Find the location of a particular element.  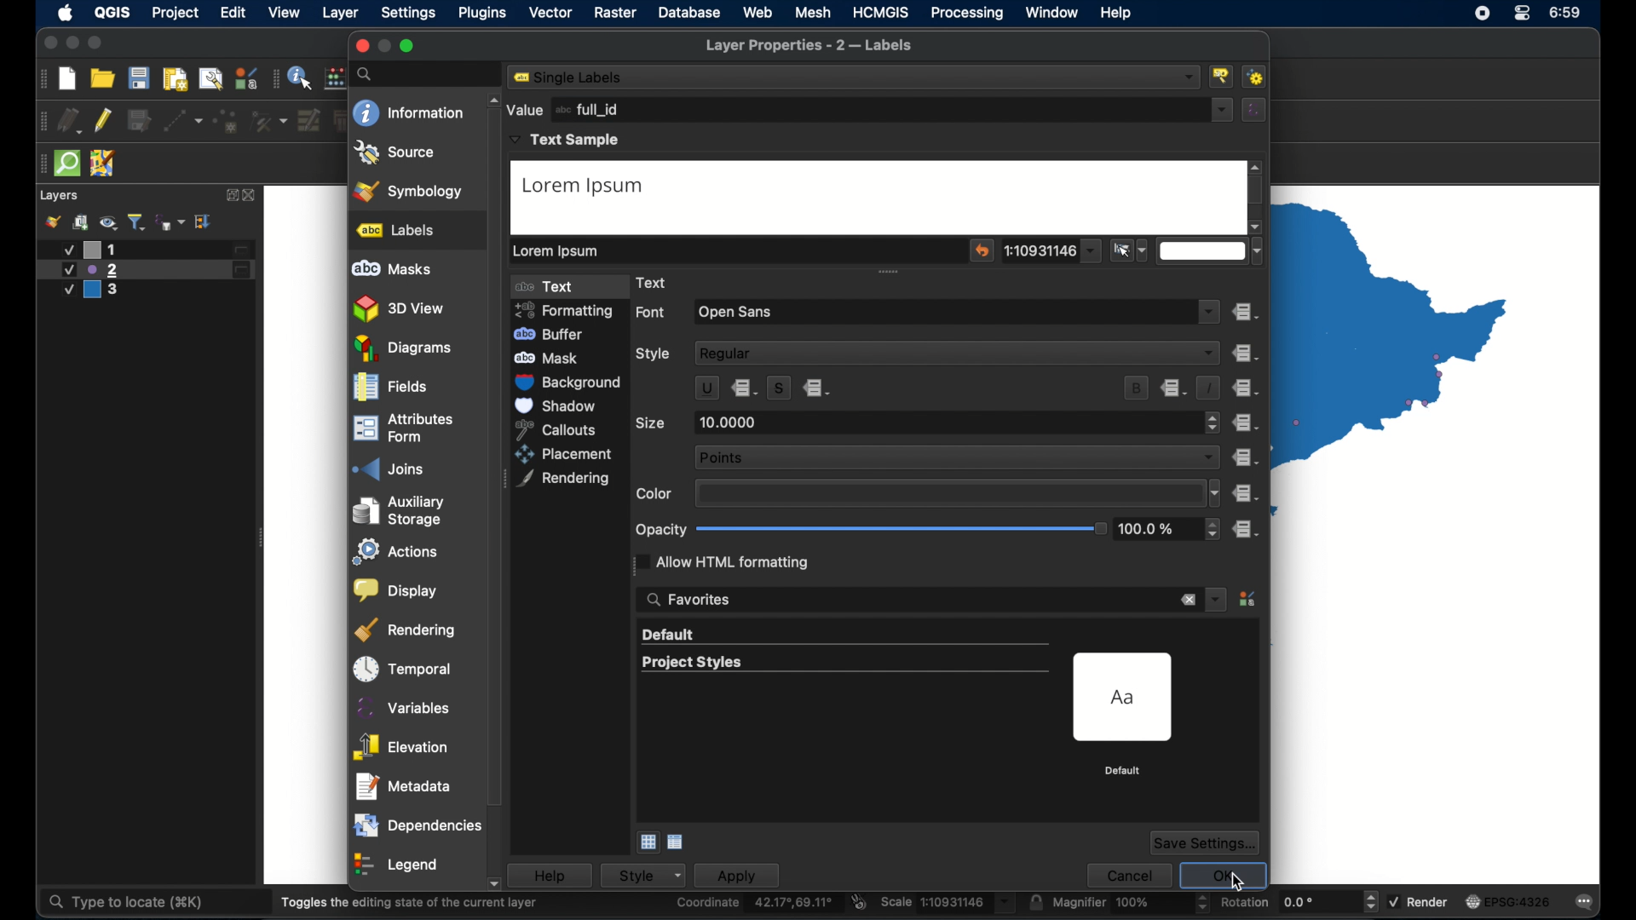

apple icon is located at coordinates (66, 13).